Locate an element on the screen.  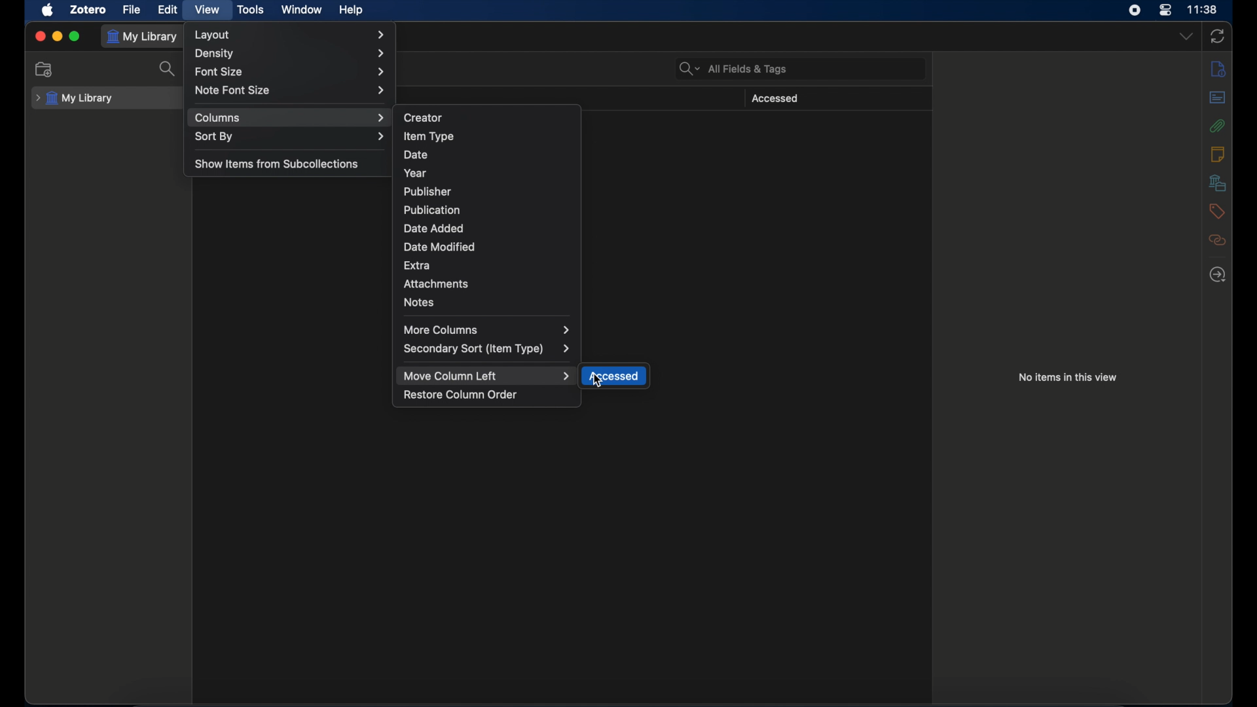
publisher is located at coordinates (426, 192).